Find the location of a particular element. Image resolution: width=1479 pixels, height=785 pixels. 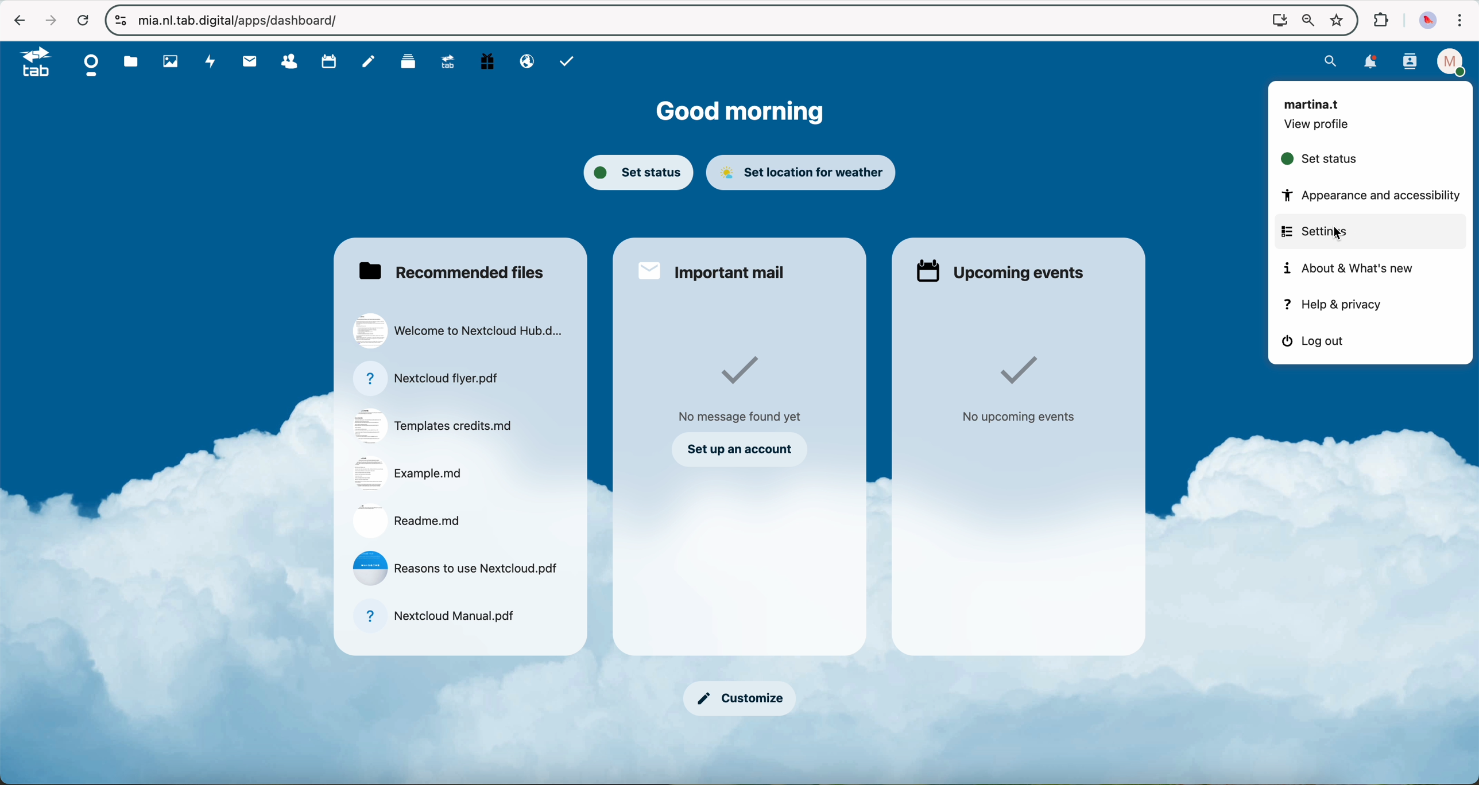

deck is located at coordinates (408, 64).